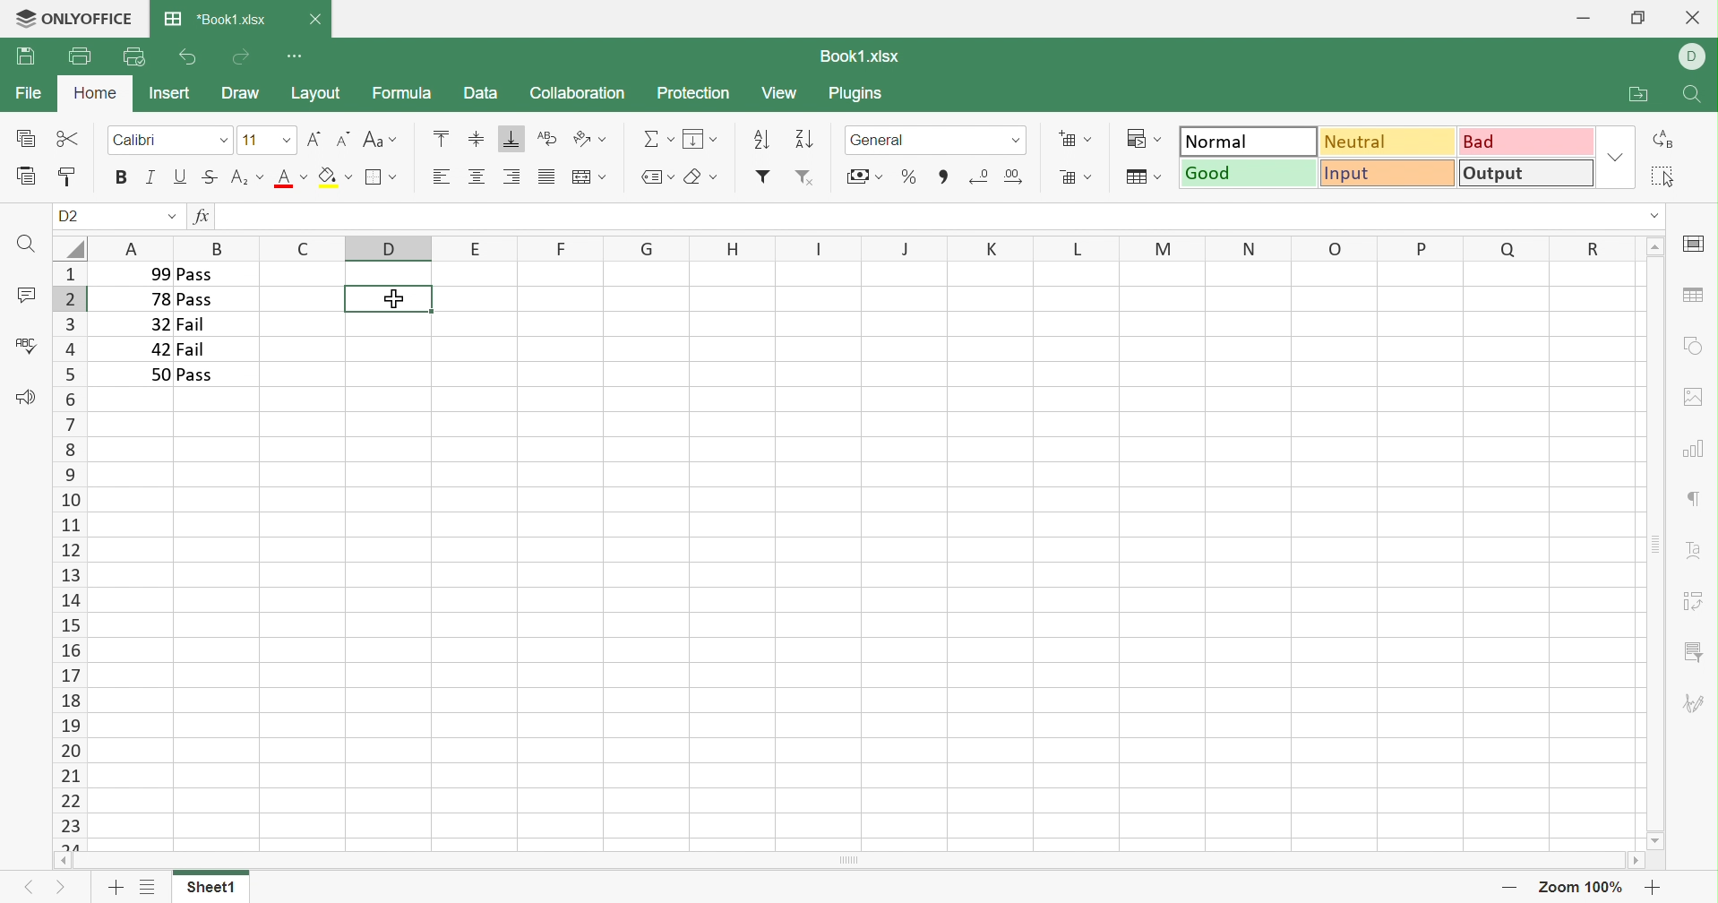  What do you see at coordinates (1074, 176) in the screenshot?
I see `Delete cells` at bounding box center [1074, 176].